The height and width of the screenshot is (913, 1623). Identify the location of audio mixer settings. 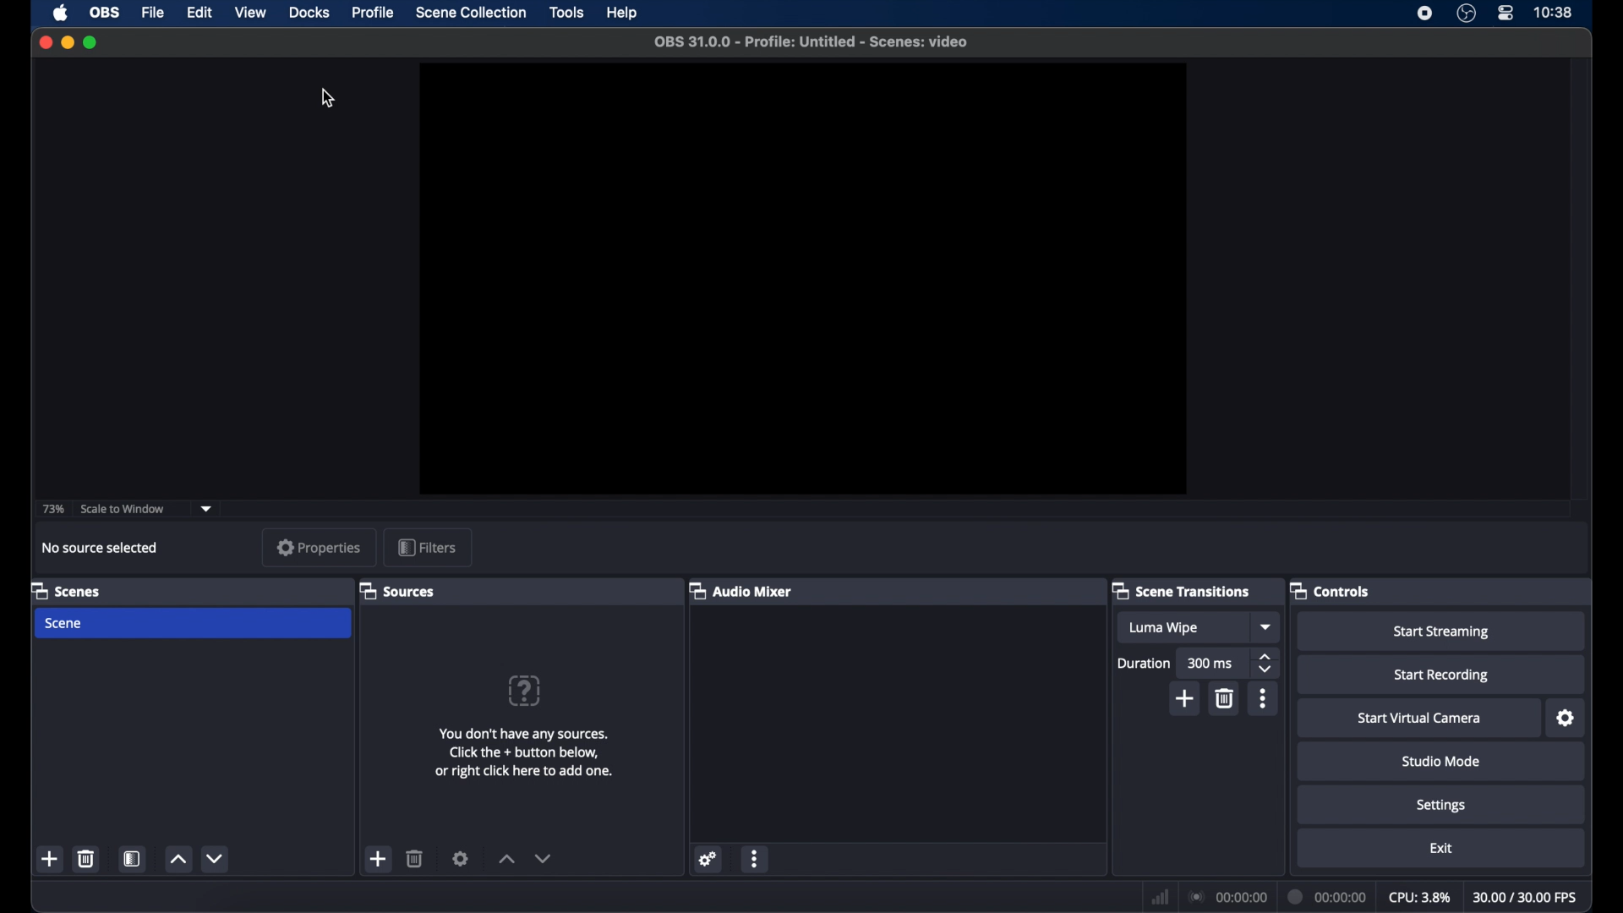
(708, 860).